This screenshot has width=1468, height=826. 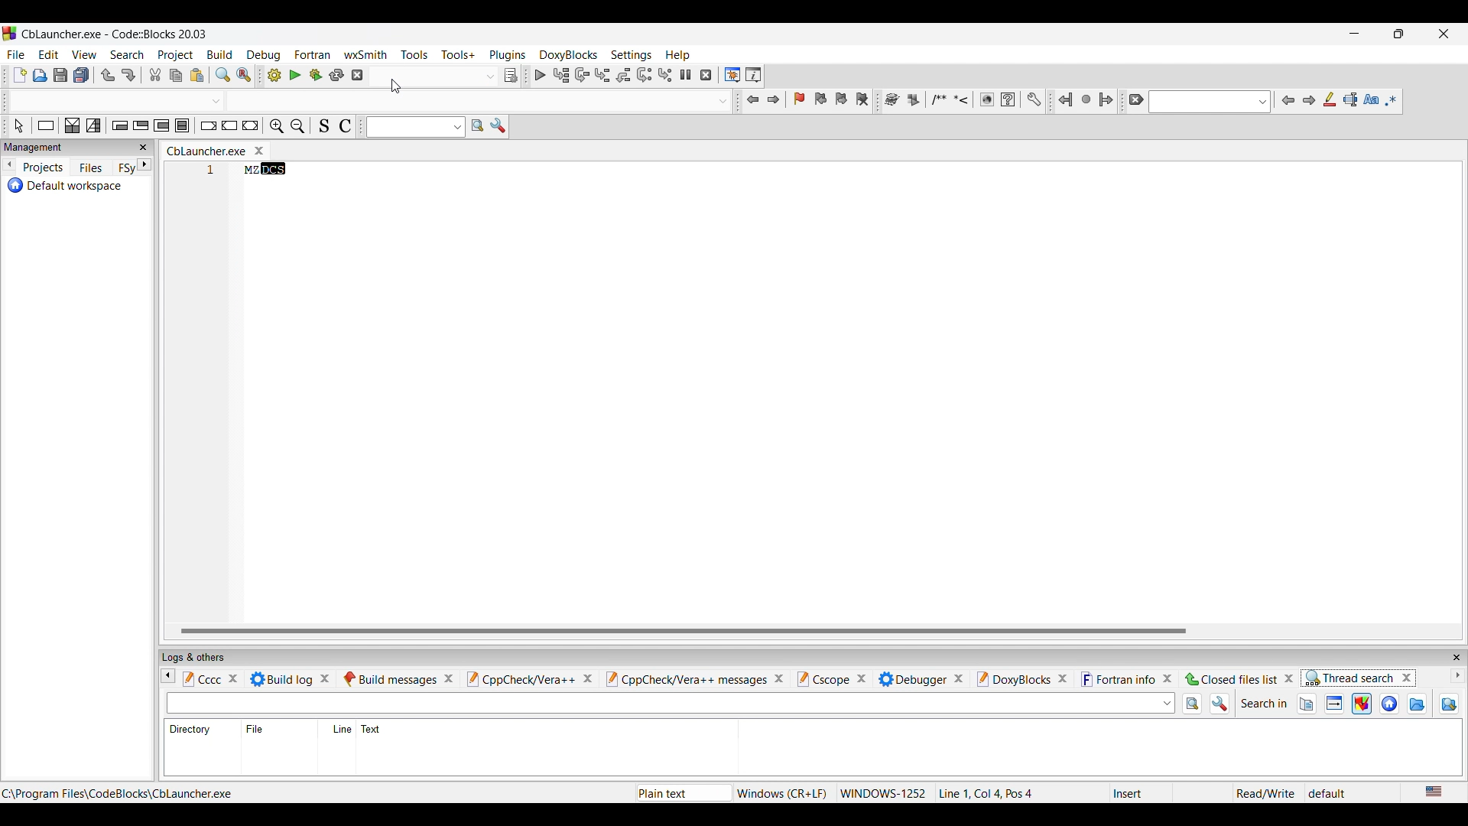 I want to click on Text column, so click(x=372, y=729).